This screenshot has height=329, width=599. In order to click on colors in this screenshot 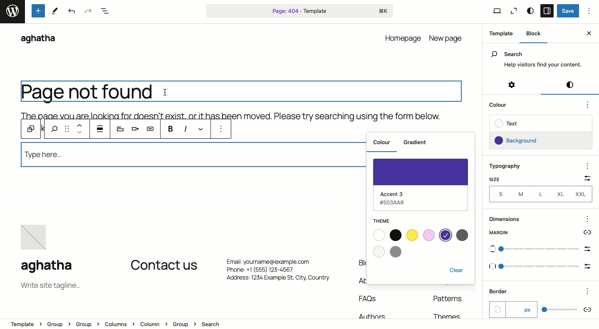, I will do `click(463, 235)`.